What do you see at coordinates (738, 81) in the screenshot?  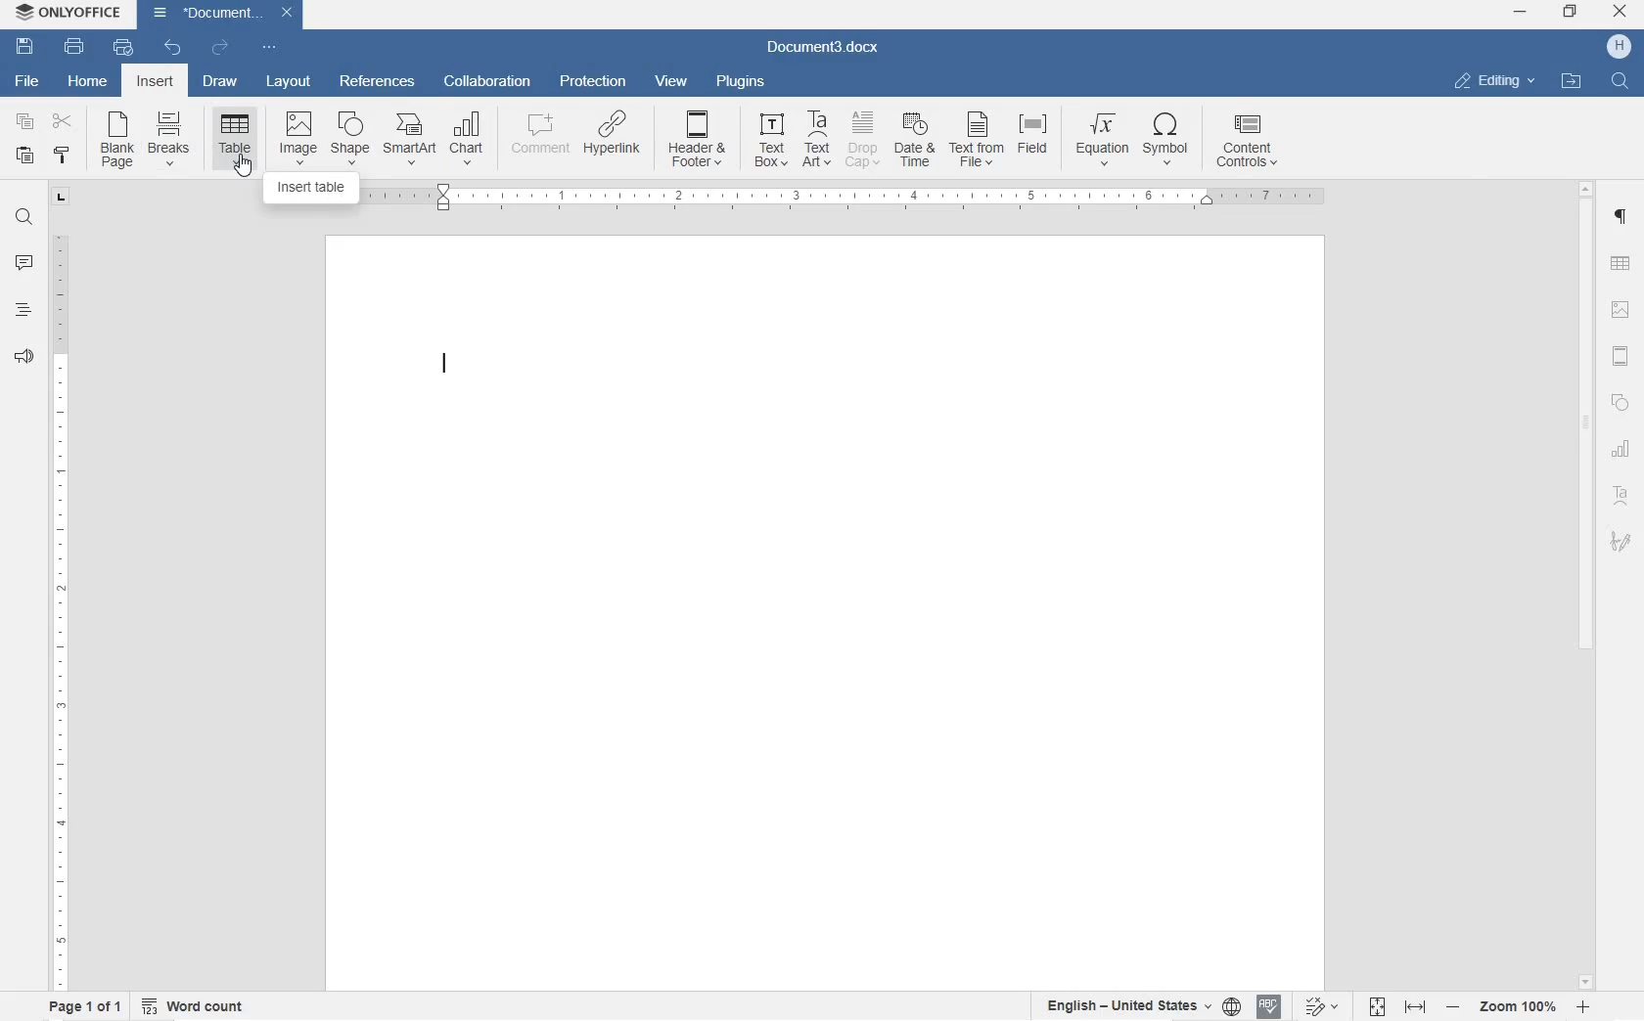 I see `PLUGINS` at bounding box center [738, 81].